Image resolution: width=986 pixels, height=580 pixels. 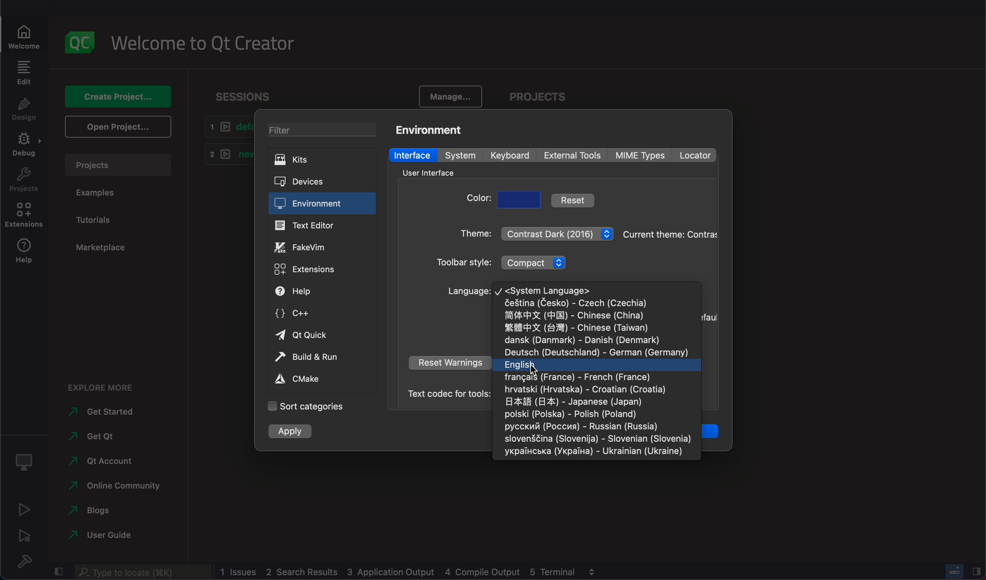 I want to click on get started, so click(x=100, y=412).